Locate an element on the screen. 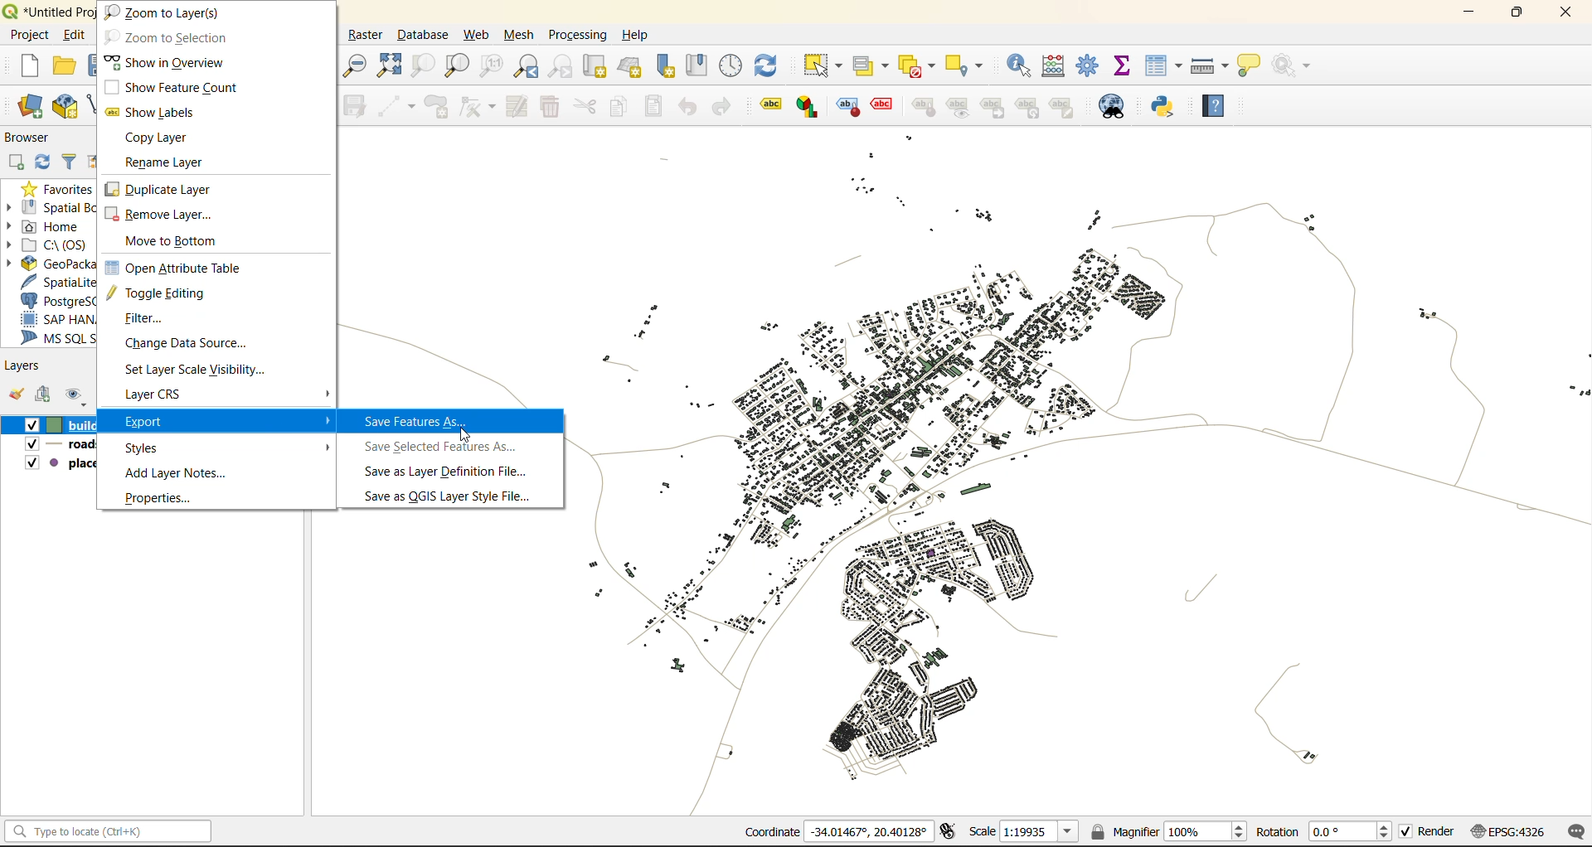 Image resolution: width=1592 pixels, height=847 pixels. crs is located at coordinates (1511, 830).